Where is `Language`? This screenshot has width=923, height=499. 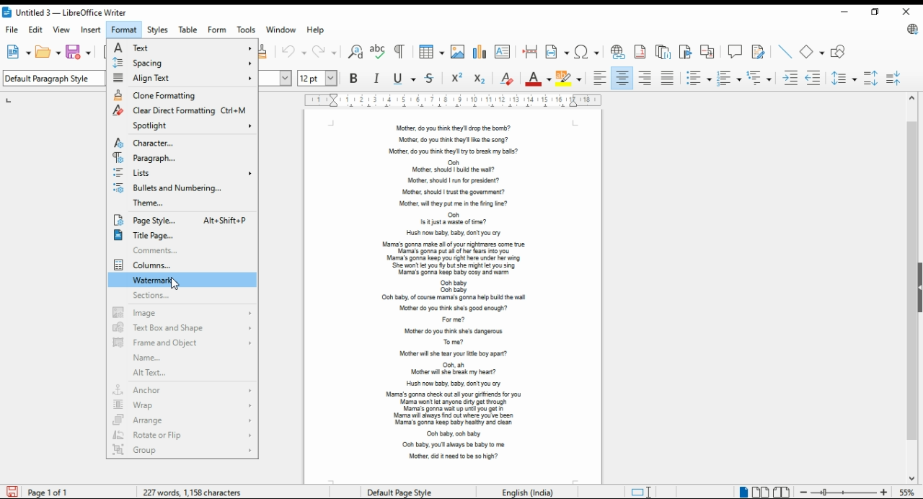
Language is located at coordinates (524, 492).